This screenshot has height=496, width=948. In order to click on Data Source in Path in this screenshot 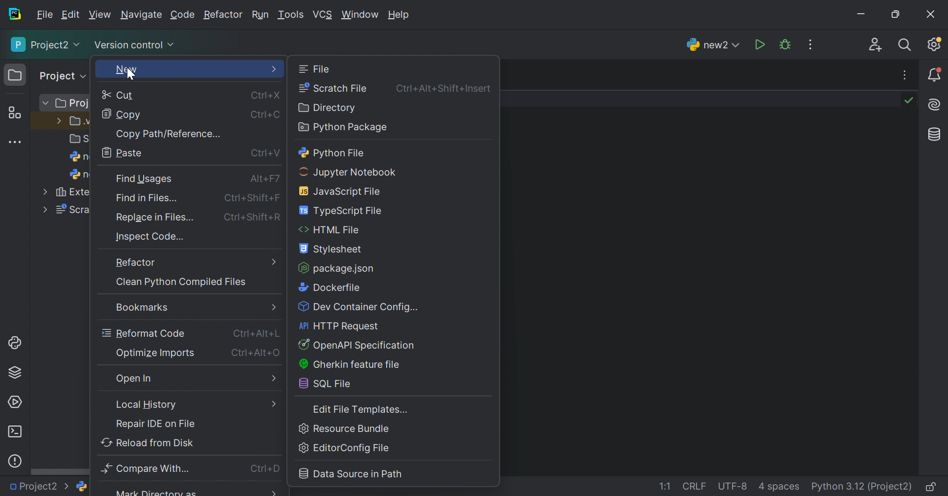, I will do `click(352, 473)`.